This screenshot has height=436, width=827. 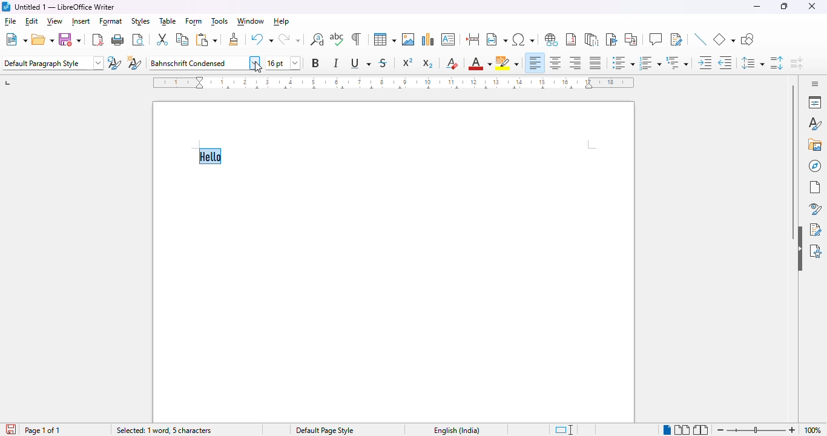 I want to click on basic shapes, so click(x=724, y=39).